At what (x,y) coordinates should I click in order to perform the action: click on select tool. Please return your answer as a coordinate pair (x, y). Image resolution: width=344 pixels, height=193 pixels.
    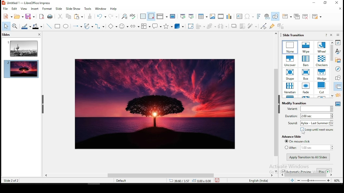
    Looking at the image, I should click on (6, 27).